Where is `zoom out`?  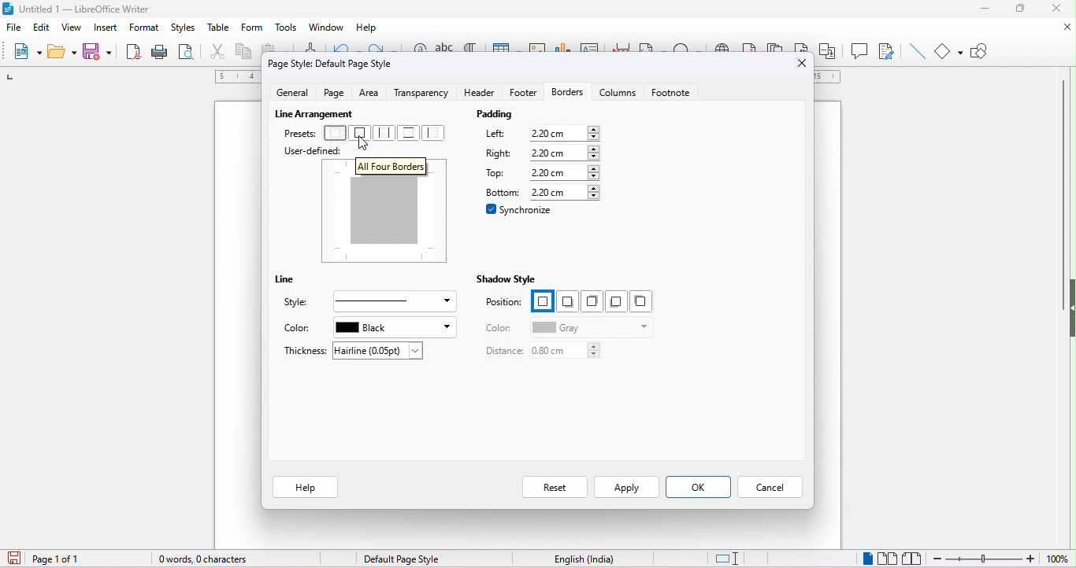
zoom out is located at coordinates (985, 558).